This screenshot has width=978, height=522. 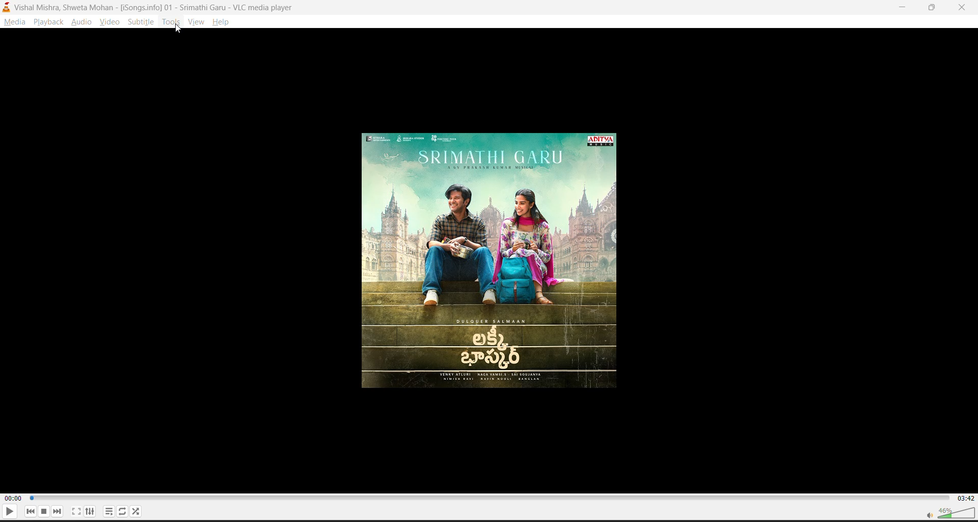 What do you see at coordinates (42, 510) in the screenshot?
I see `stop` at bounding box center [42, 510].